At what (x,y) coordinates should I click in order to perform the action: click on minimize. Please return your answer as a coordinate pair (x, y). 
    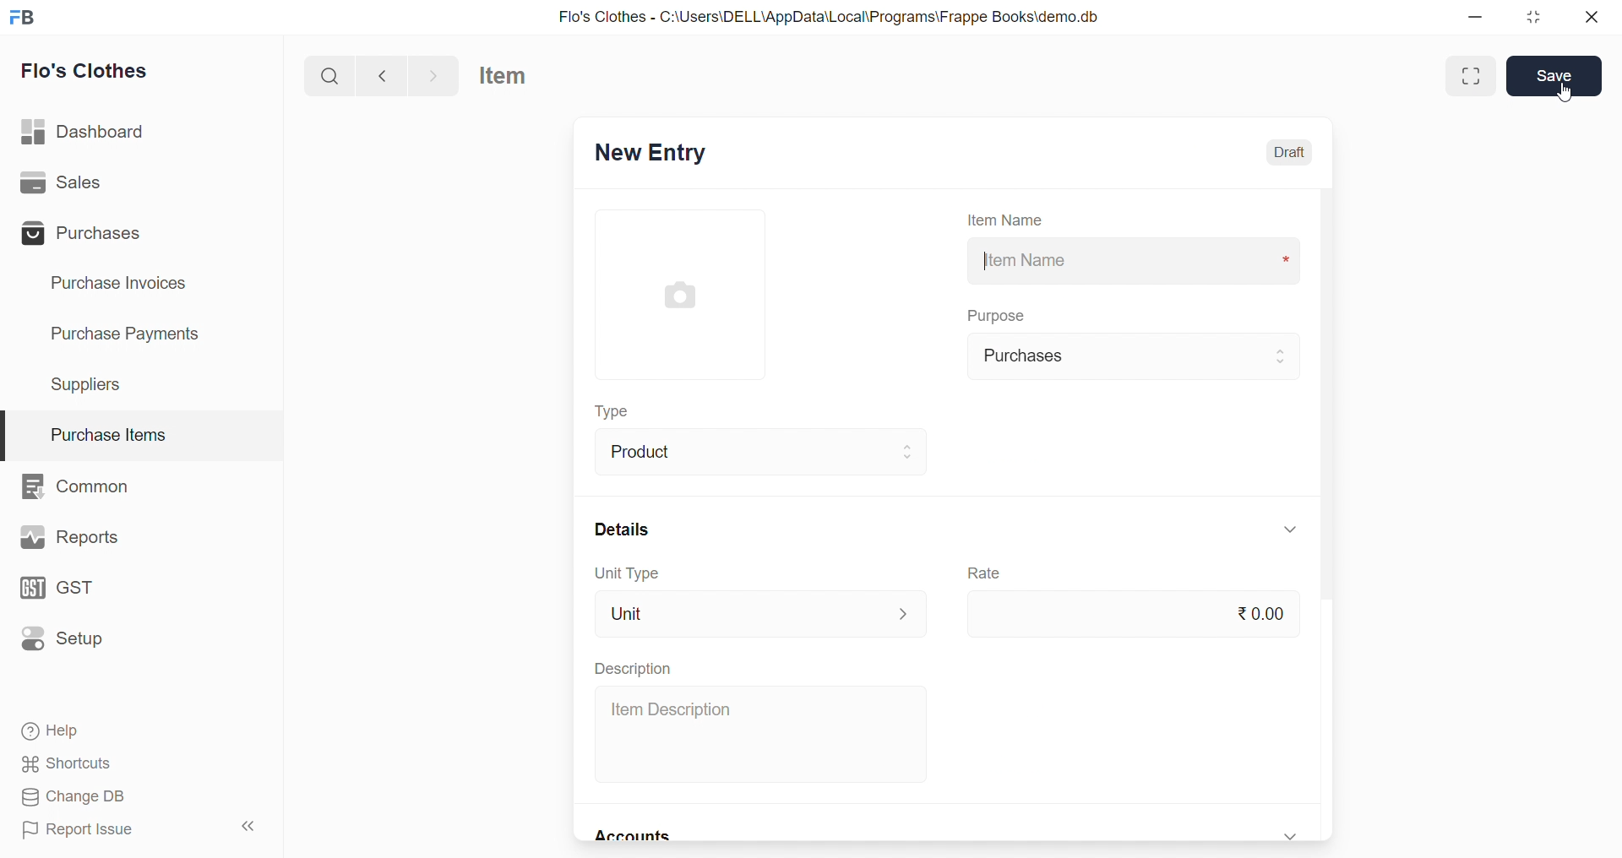
    Looking at the image, I should click on (1482, 17).